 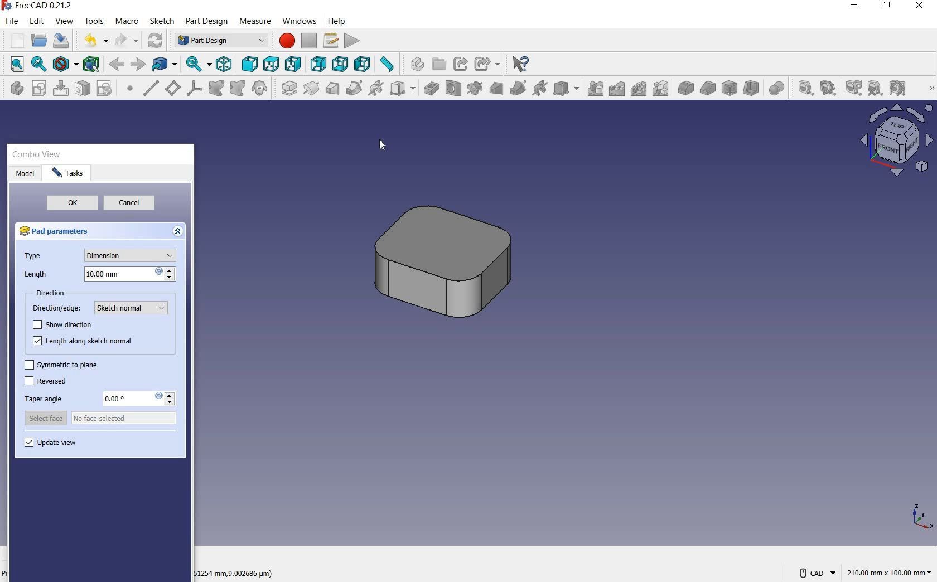 What do you see at coordinates (450, 264) in the screenshot?
I see `pad added` at bounding box center [450, 264].